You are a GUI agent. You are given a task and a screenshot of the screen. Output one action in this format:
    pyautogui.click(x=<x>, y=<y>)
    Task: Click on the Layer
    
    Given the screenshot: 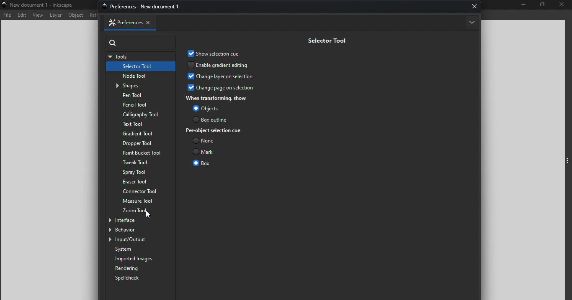 What is the action you would take?
    pyautogui.click(x=55, y=16)
    